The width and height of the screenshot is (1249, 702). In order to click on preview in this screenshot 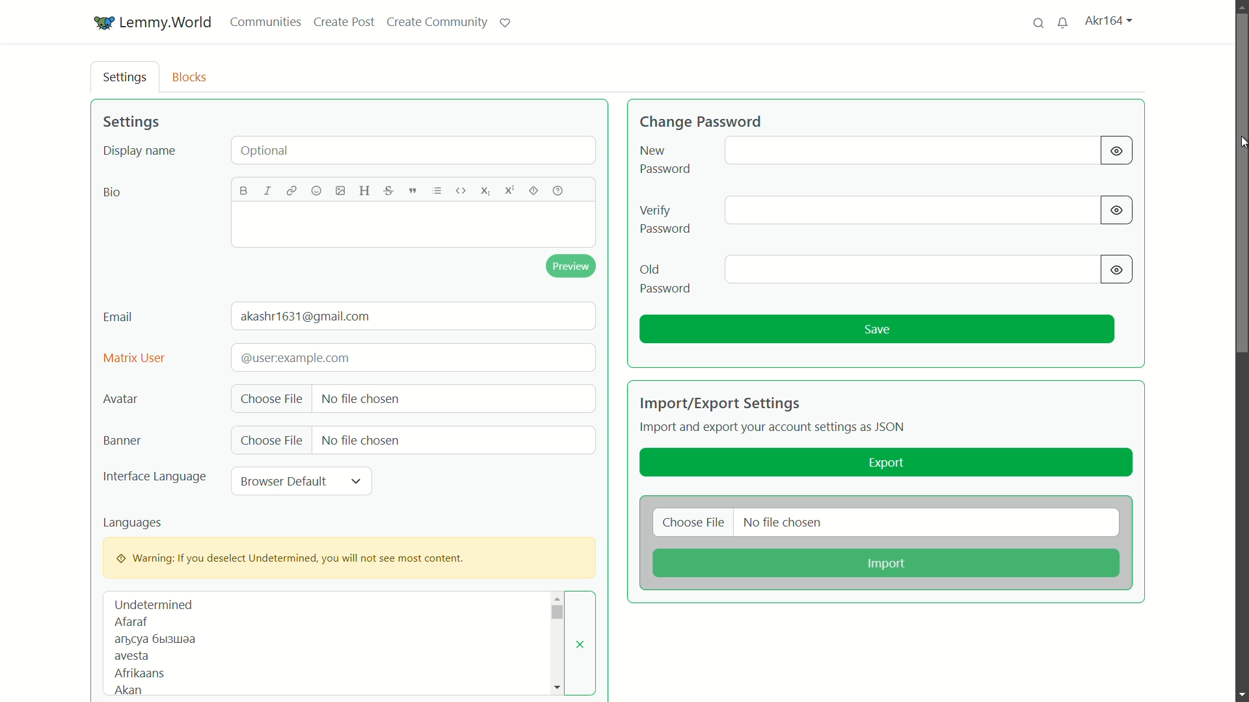, I will do `click(572, 266)`.